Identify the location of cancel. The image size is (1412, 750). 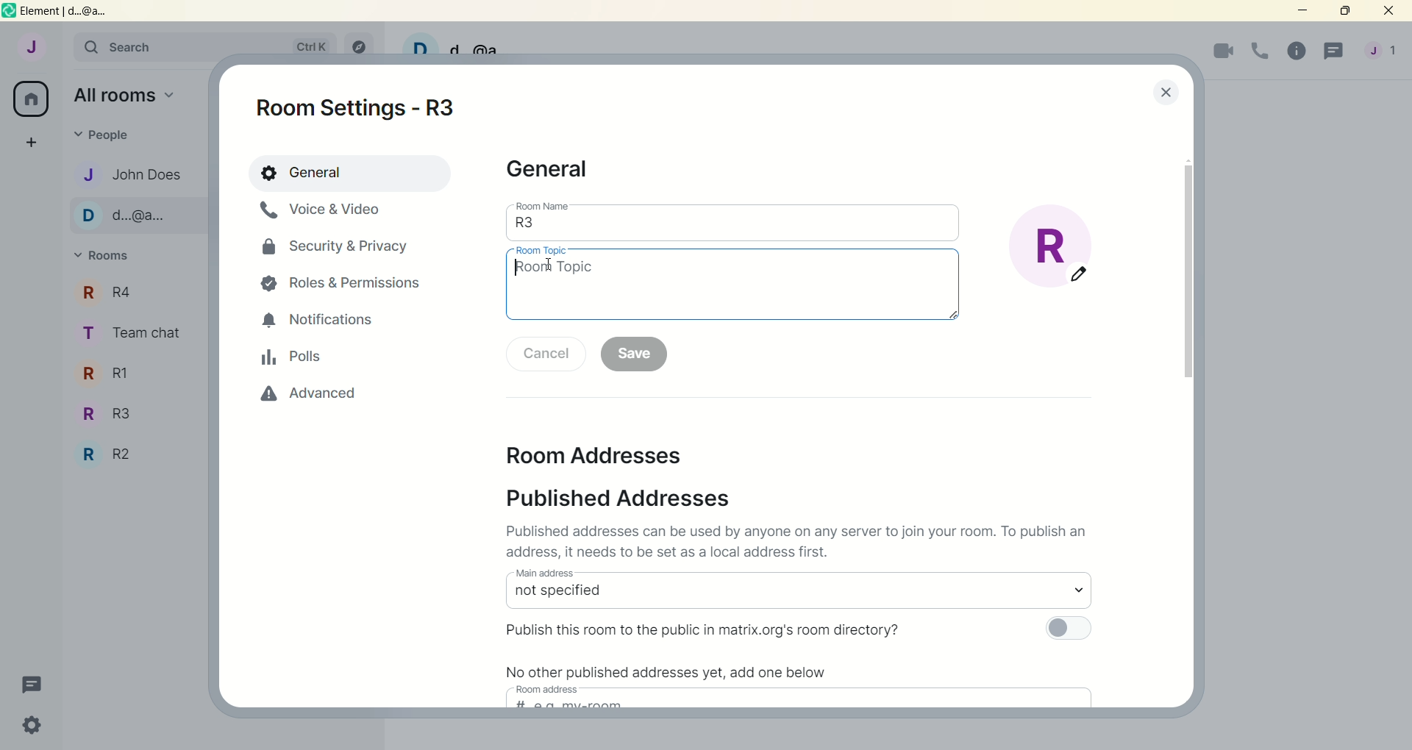
(546, 353).